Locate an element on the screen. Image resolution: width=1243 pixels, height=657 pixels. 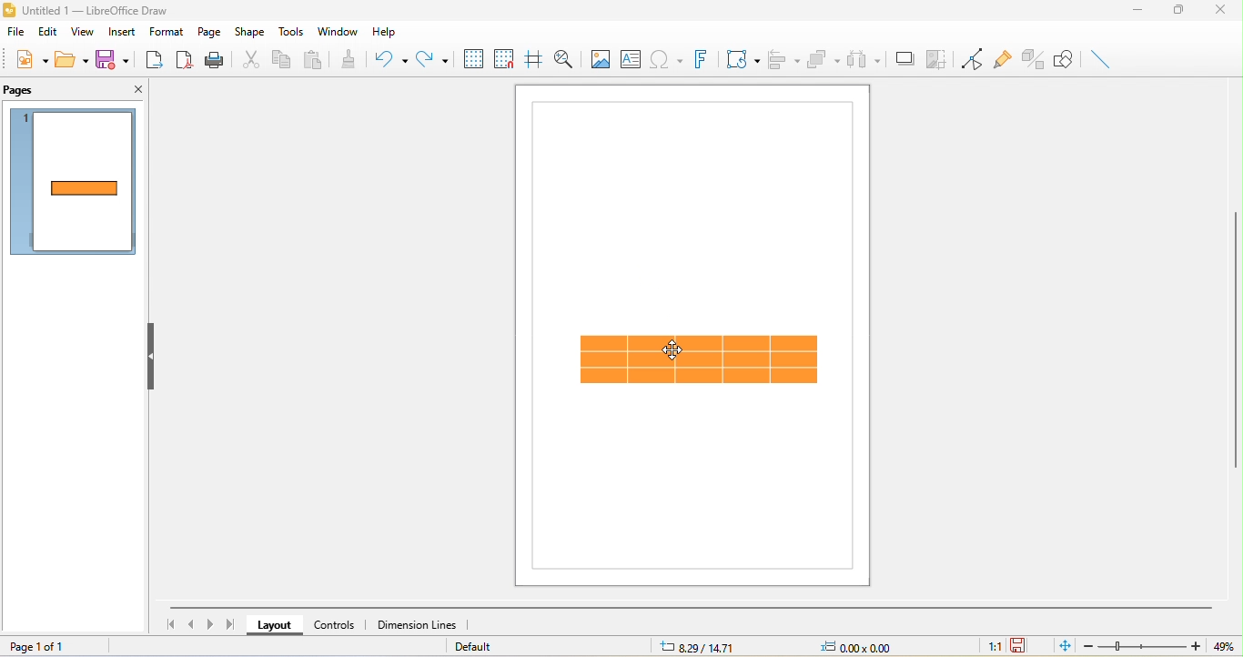
minimize is located at coordinates (1140, 13).